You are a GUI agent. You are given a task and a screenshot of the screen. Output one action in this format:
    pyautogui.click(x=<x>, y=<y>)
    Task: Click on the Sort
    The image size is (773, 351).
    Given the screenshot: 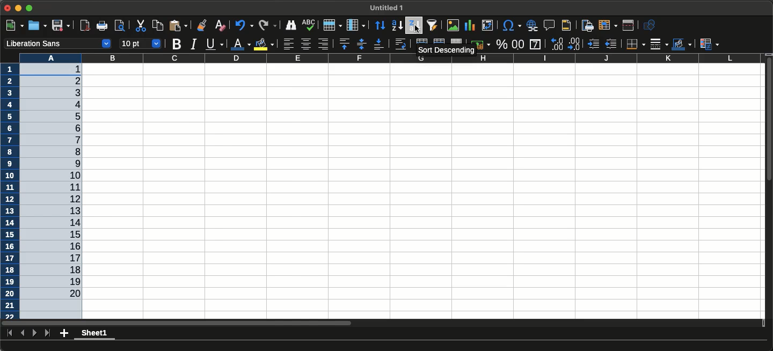 What is the action you would take?
    pyautogui.click(x=378, y=26)
    